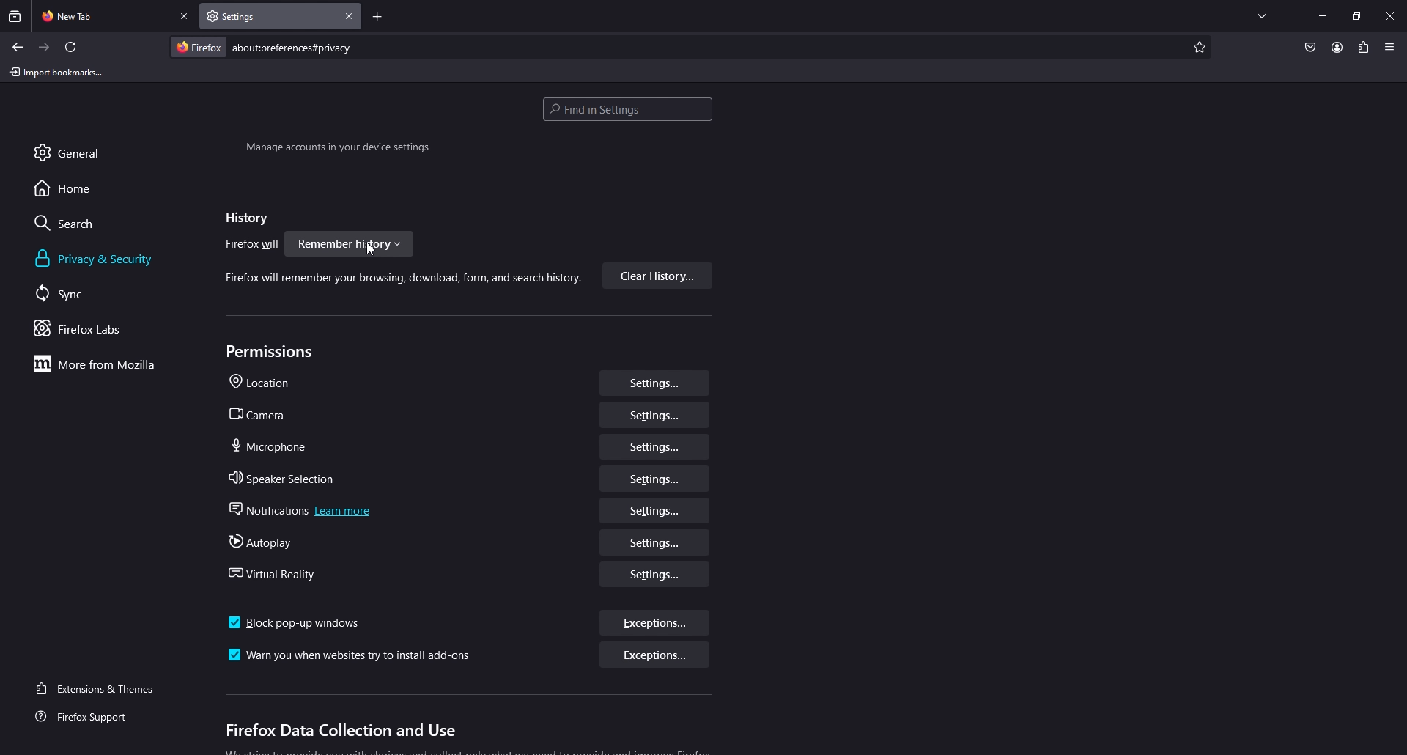  I want to click on cursor, so click(369, 250).